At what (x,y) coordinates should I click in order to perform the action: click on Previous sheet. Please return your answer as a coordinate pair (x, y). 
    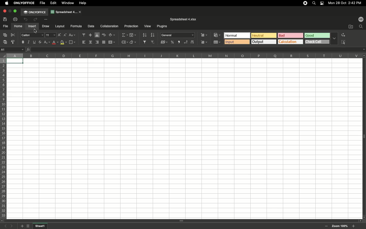
    Looking at the image, I should click on (7, 226).